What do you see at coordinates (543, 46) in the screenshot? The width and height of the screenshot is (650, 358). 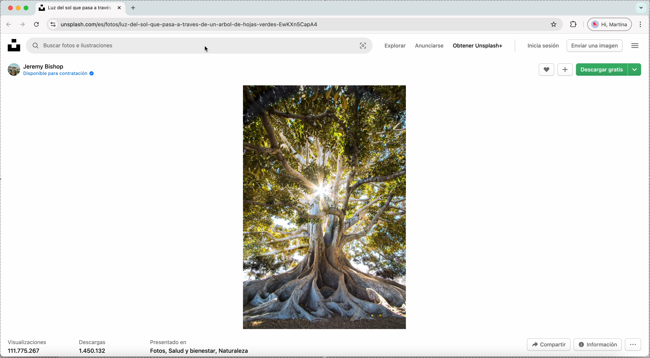 I see `log in` at bounding box center [543, 46].